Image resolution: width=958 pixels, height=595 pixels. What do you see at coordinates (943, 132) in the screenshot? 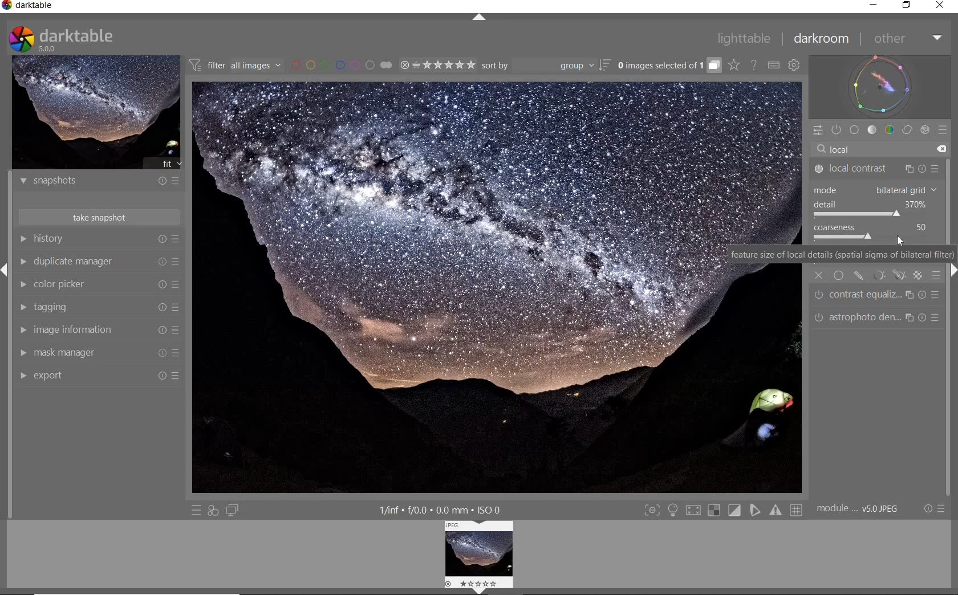
I see `PRESETS` at bounding box center [943, 132].